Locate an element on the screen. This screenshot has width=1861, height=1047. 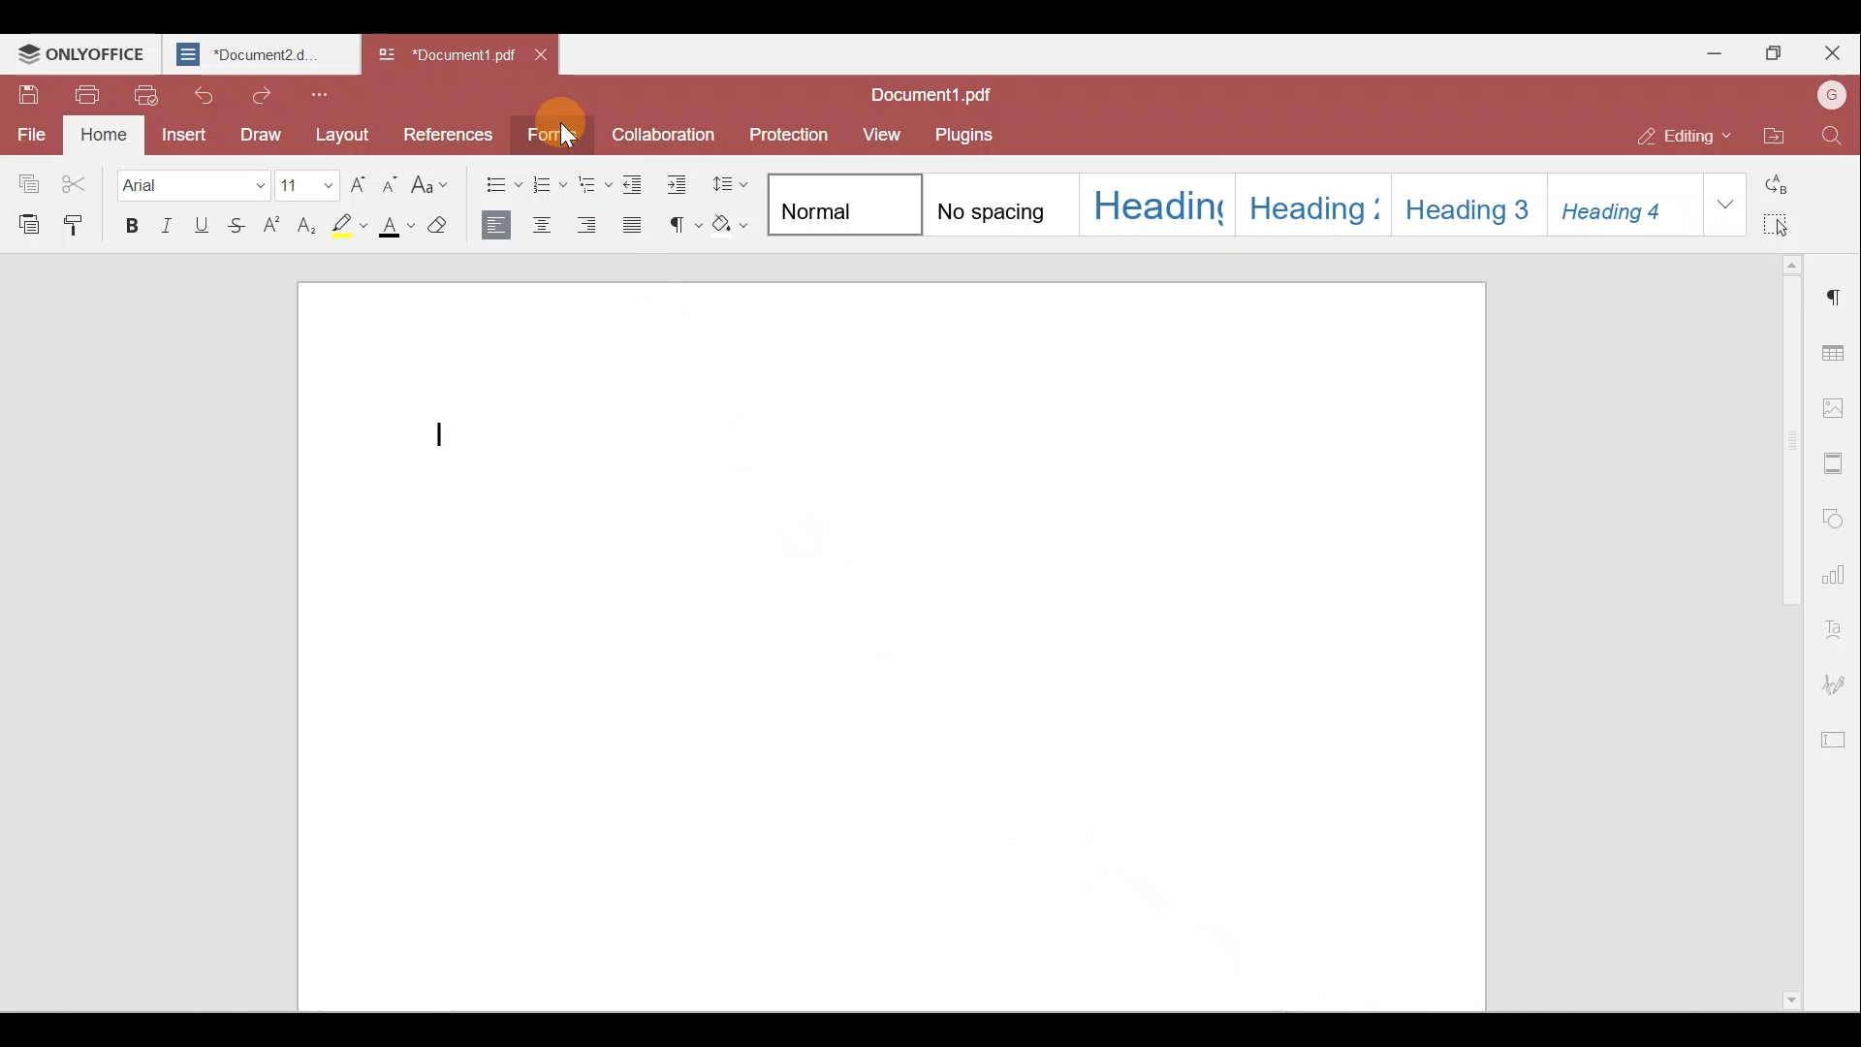
Home is located at coordinates (106, 136).